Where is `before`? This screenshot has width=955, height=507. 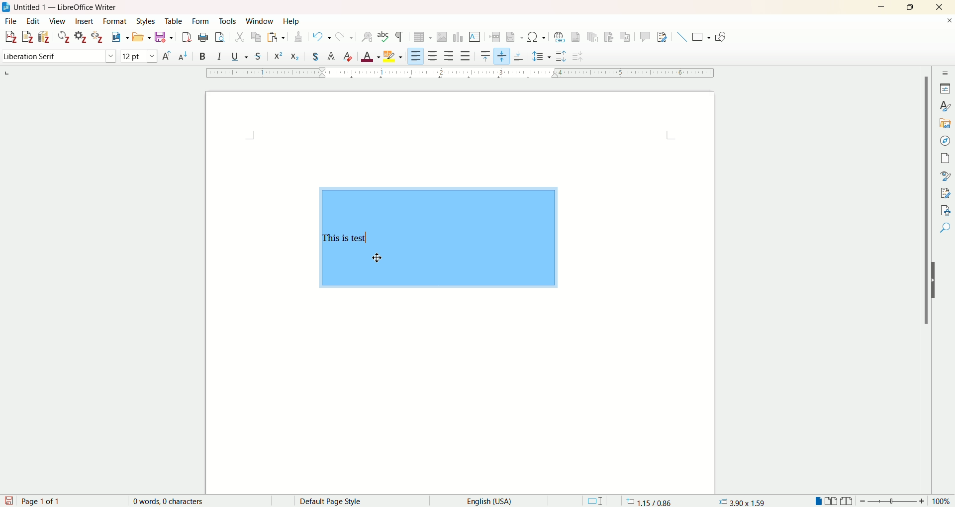
before is located at coordinates (87, 57).